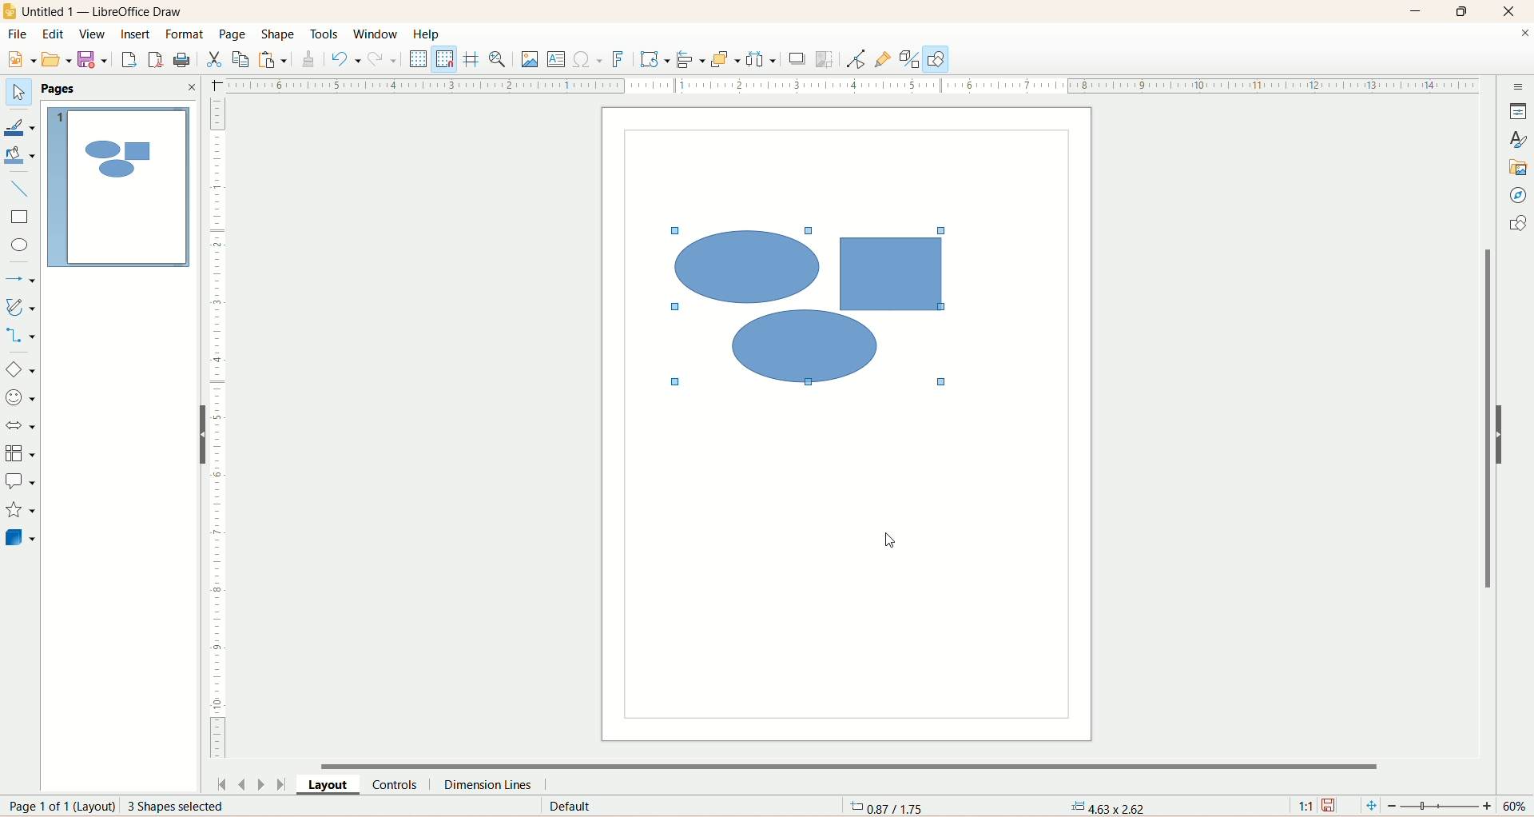  Describe the element at coordinates (19, 401) in the screenshot. I see `symbol shapes` at that location.